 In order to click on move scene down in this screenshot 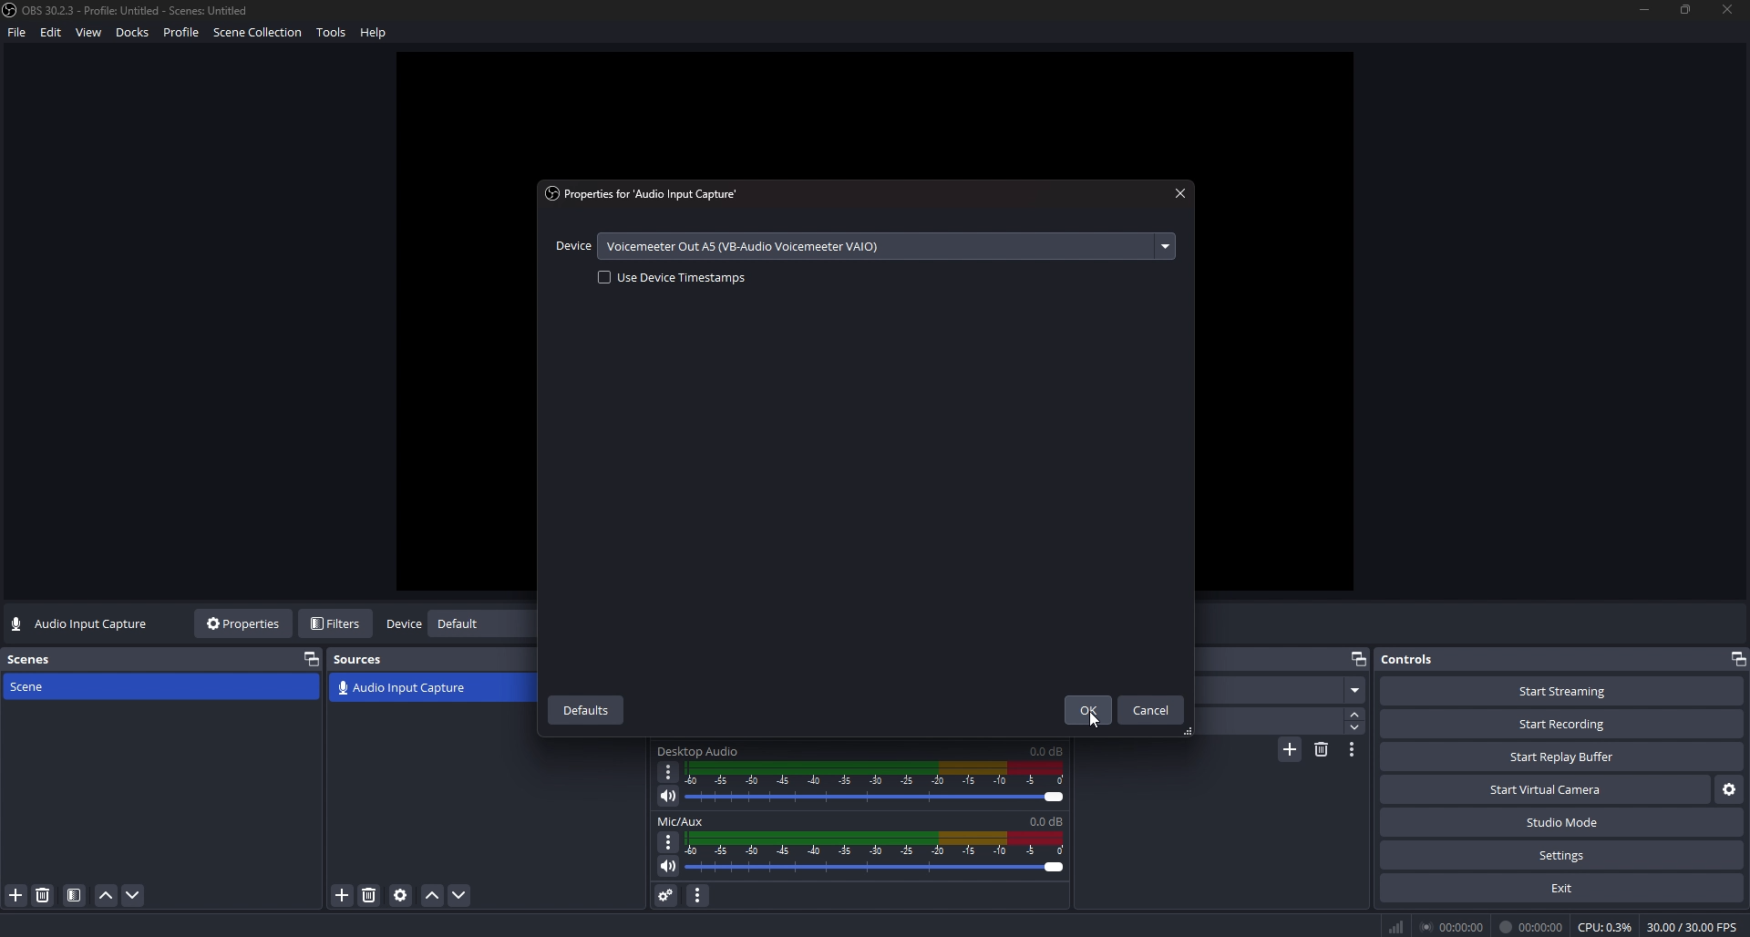, I will do `click(135, 895)`.